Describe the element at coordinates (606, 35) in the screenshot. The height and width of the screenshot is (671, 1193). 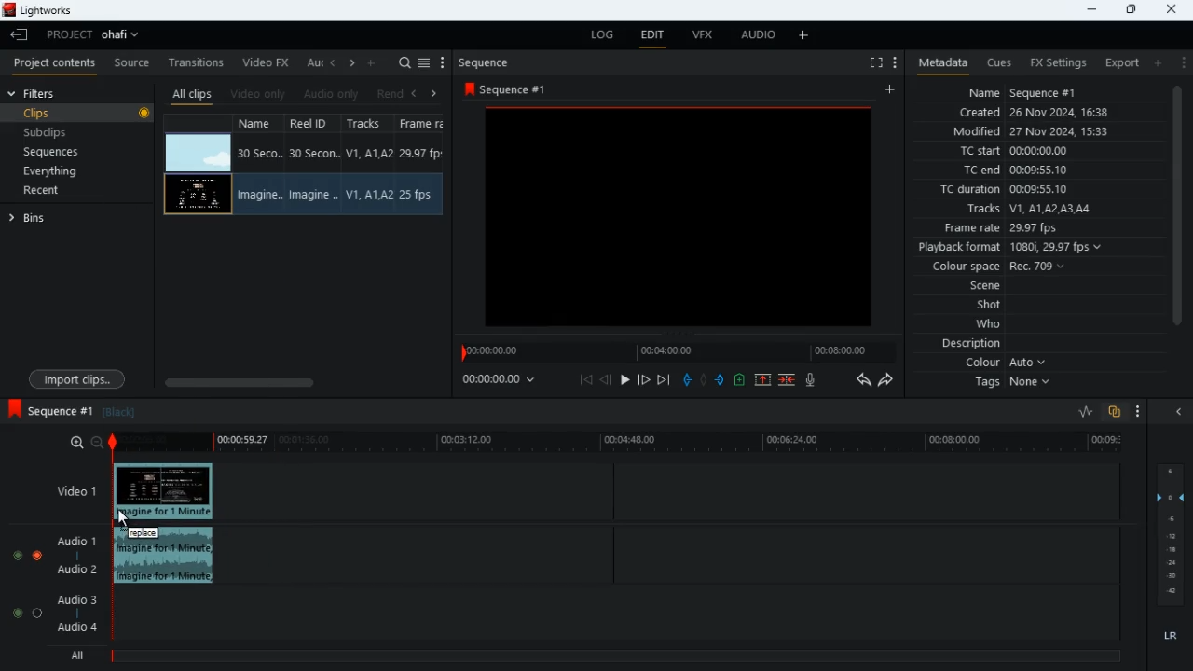
I see `log` at that location.